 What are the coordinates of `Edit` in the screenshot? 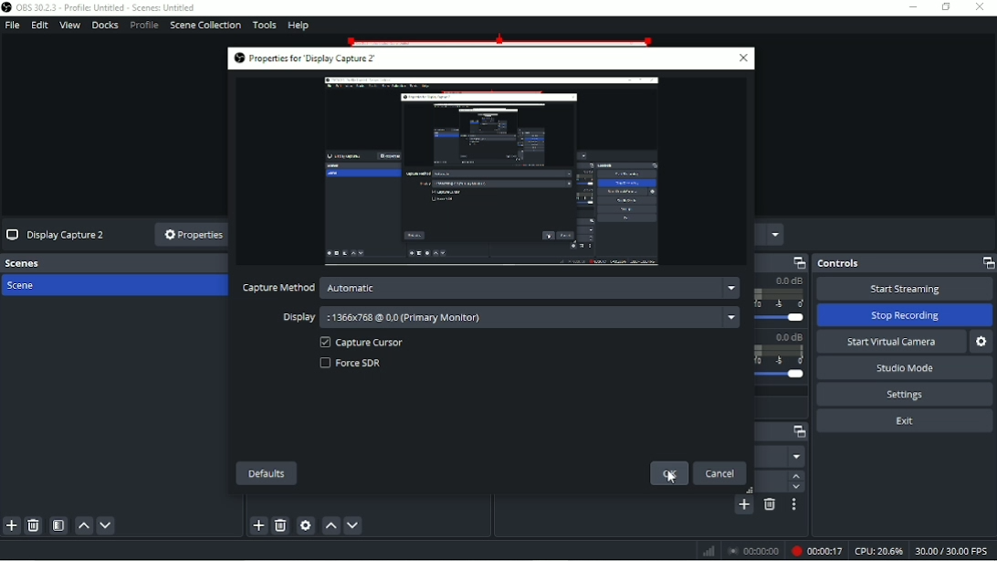 It's located at (39, 25).